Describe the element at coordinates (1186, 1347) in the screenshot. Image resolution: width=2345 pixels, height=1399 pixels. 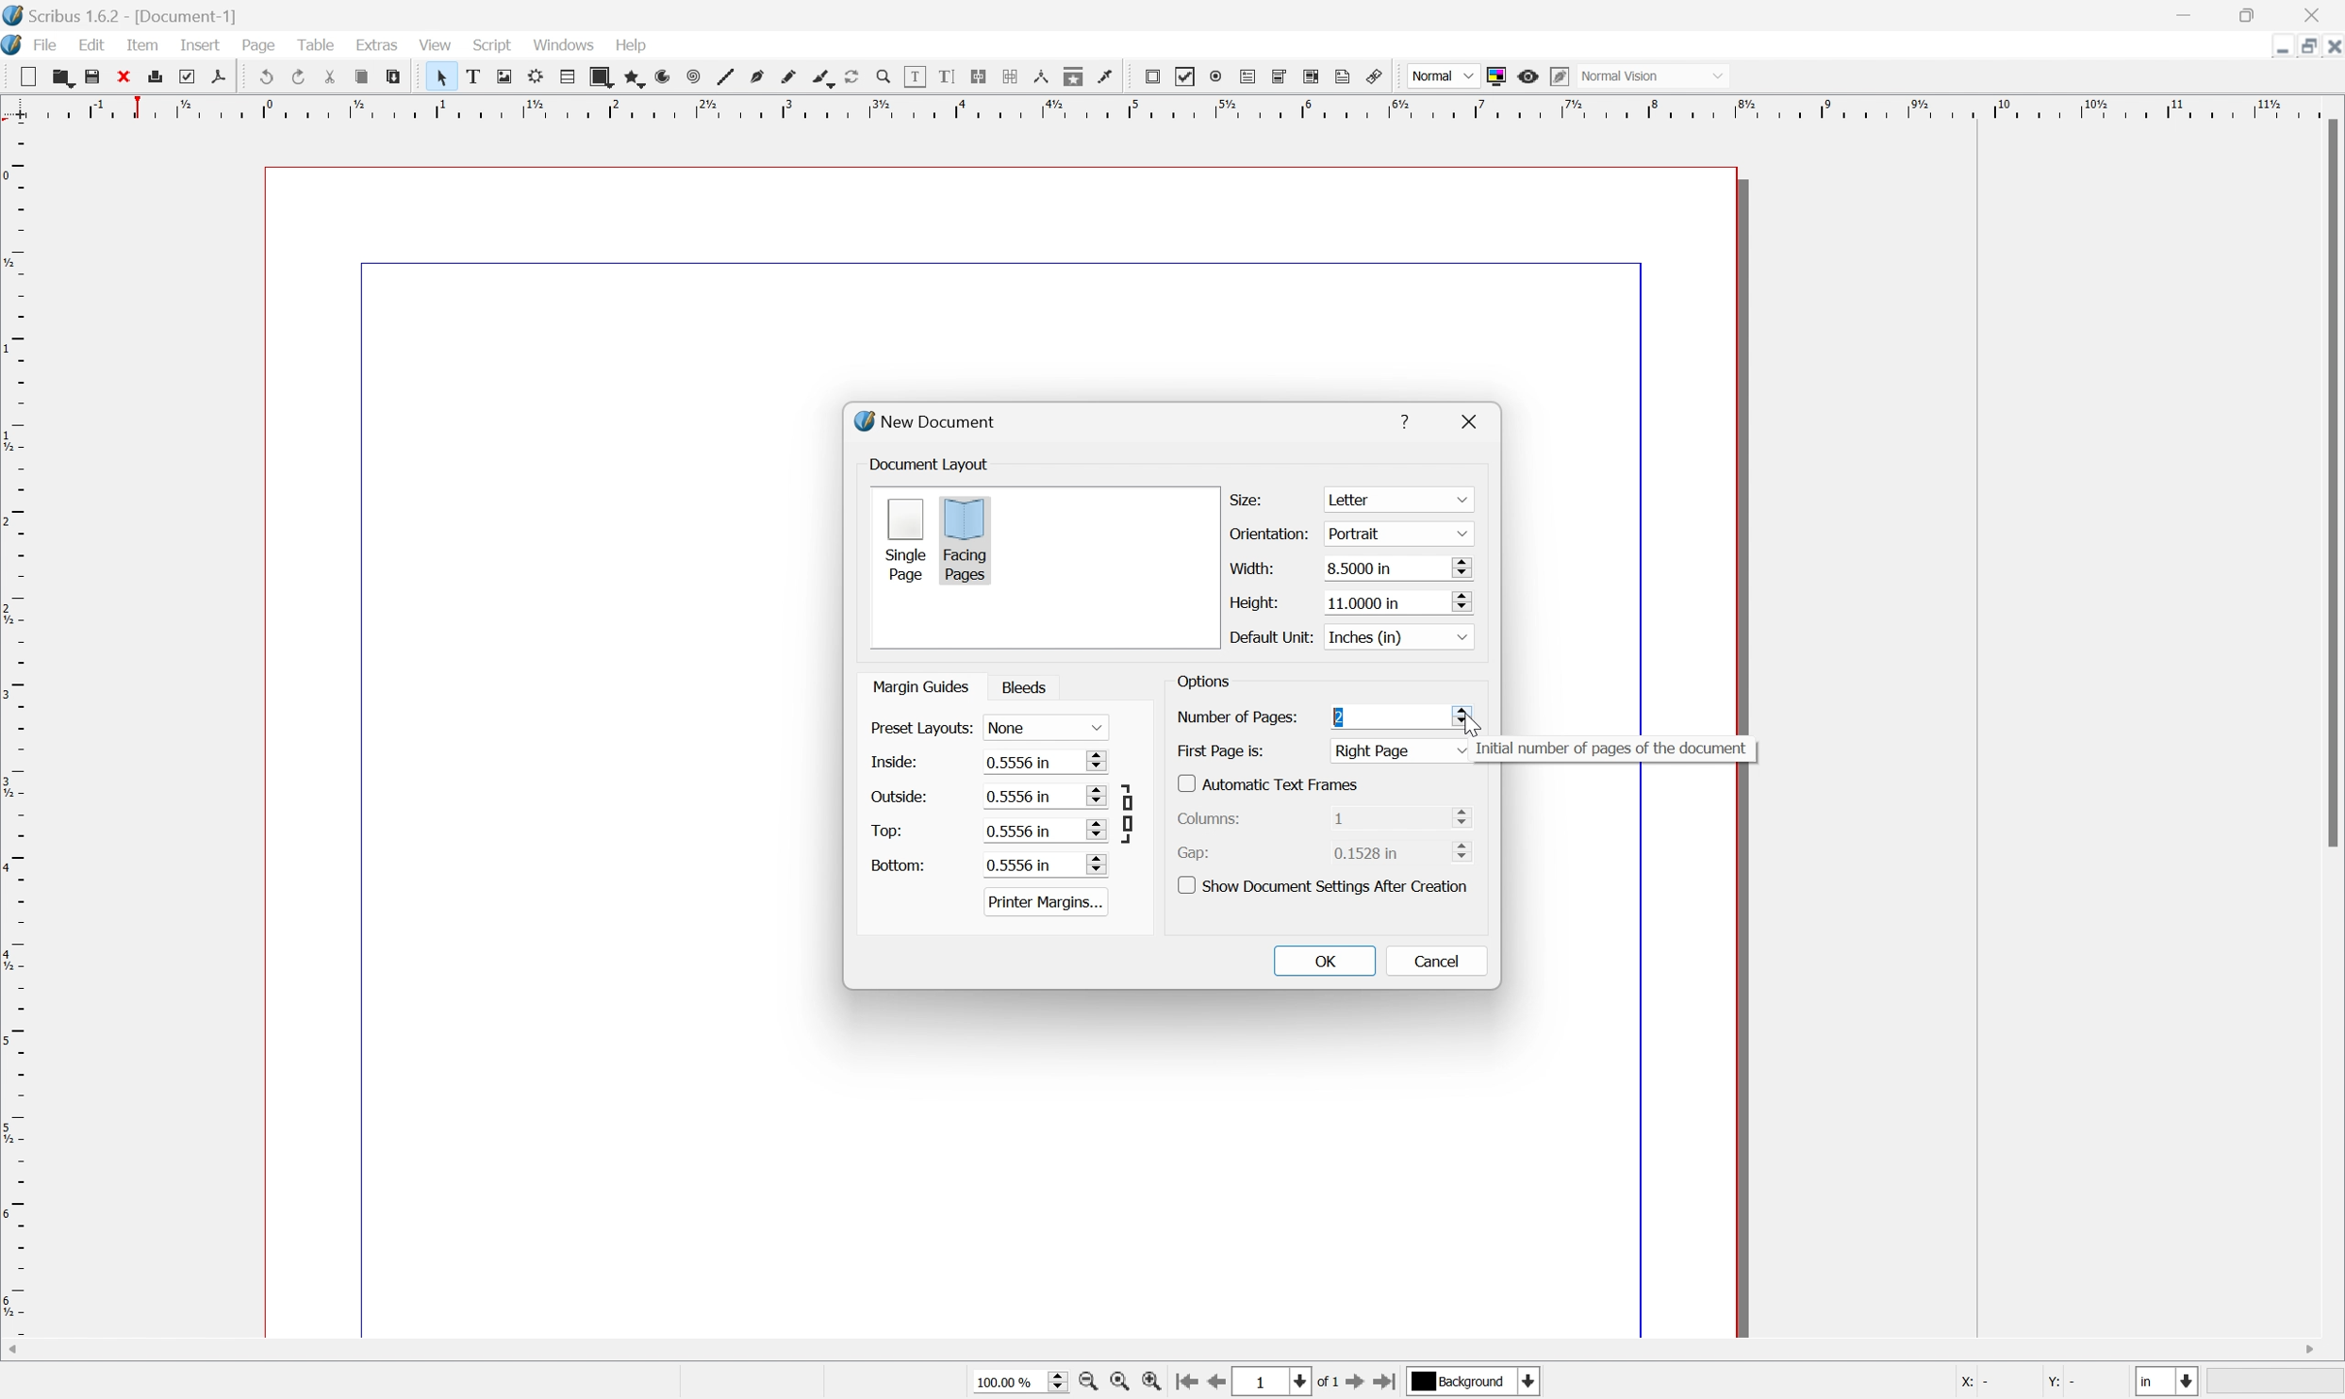
I see `Scroll bar` at that location.